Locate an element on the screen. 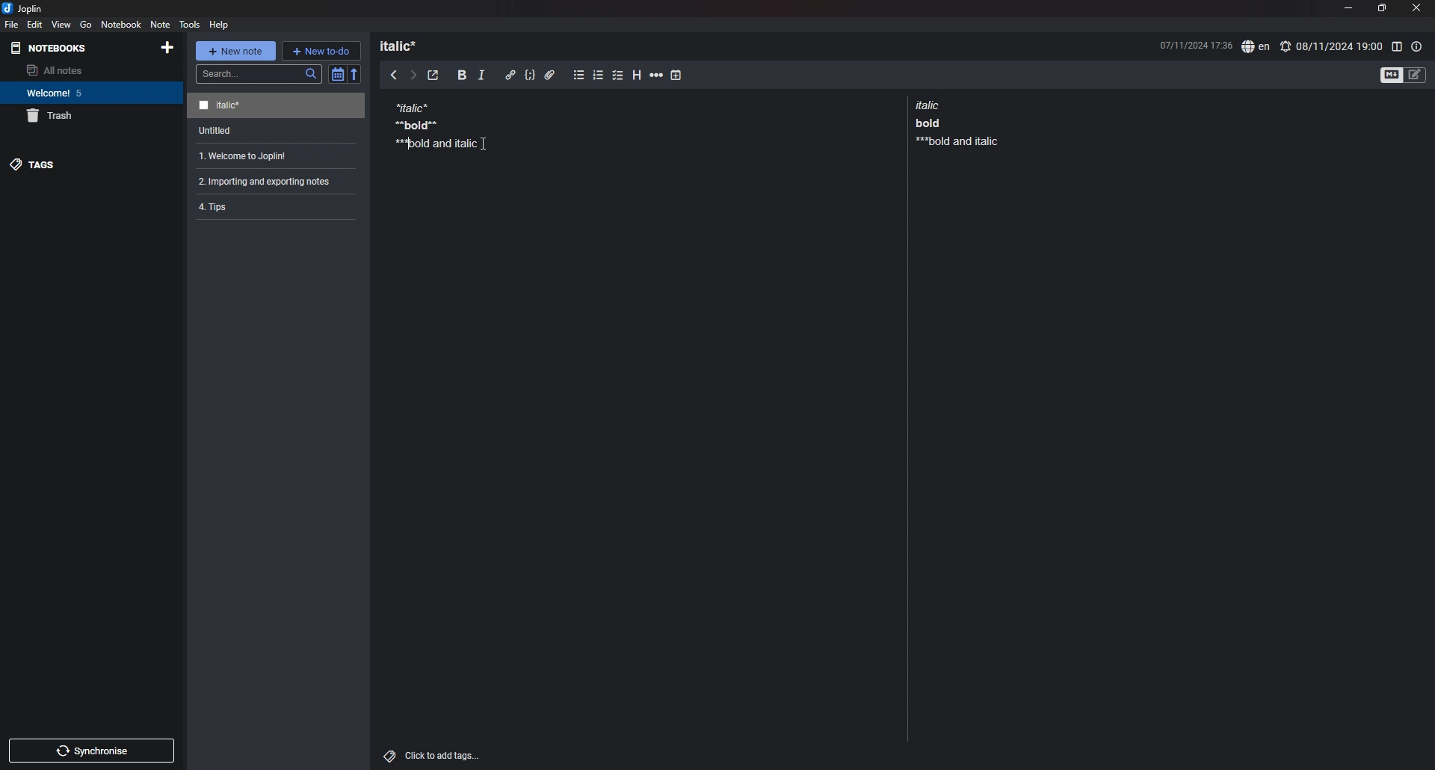  note is located at coordinates (271, 206).